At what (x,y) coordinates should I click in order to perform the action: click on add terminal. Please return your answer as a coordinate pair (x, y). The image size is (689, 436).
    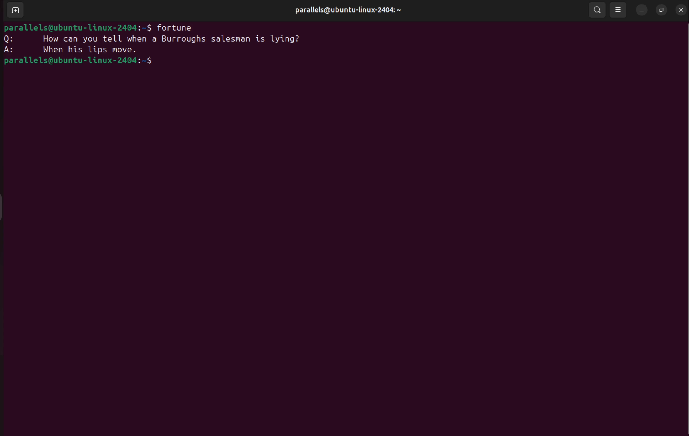
    Looking at the image, I should click on (13, 9).